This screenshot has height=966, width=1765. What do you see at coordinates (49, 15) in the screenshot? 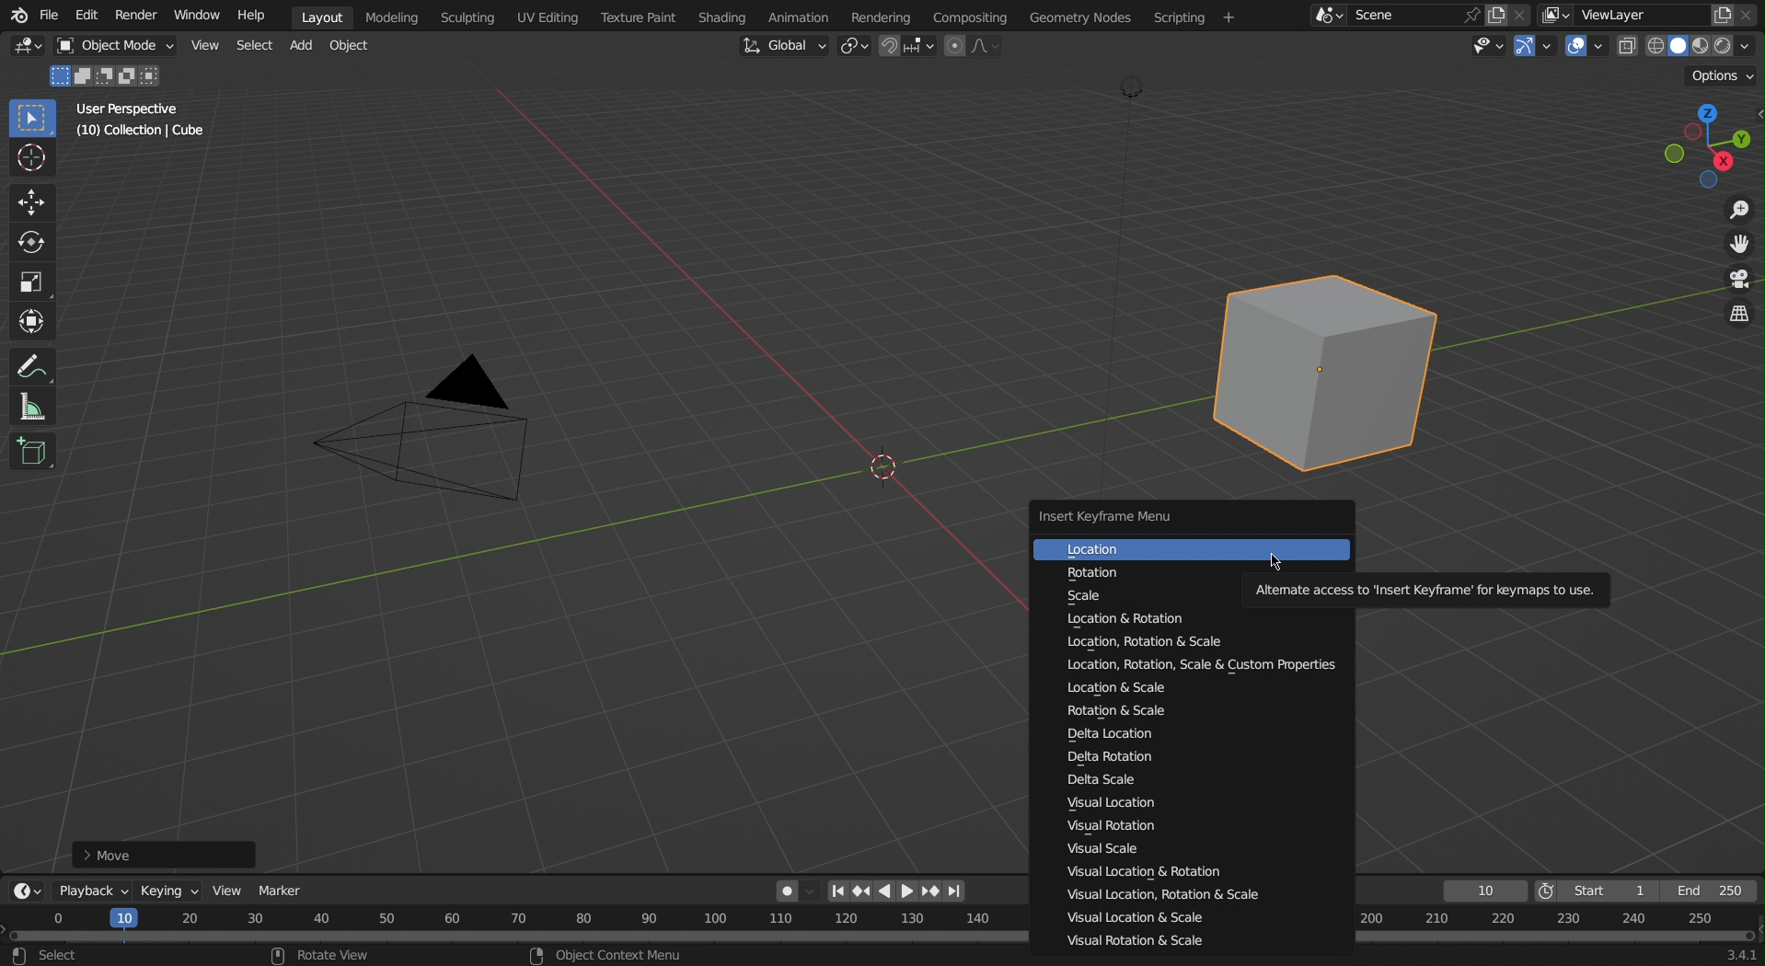
I see `File` at bounding box center [49, 15].